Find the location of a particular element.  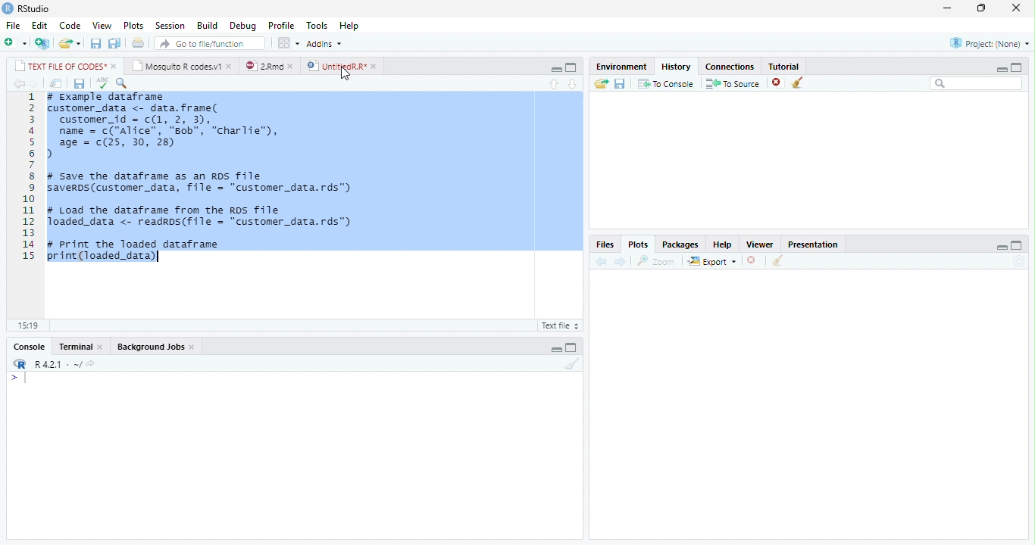

close is located at coordinates (376, 66).